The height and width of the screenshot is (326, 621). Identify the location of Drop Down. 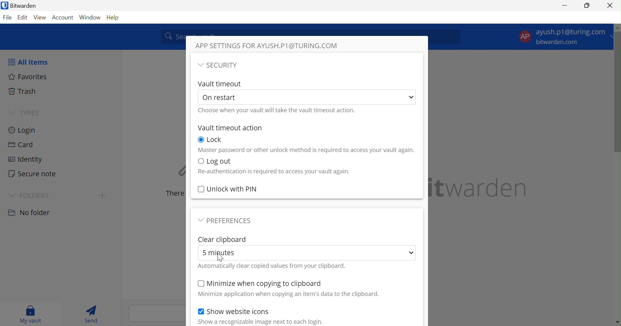
(11, 196).